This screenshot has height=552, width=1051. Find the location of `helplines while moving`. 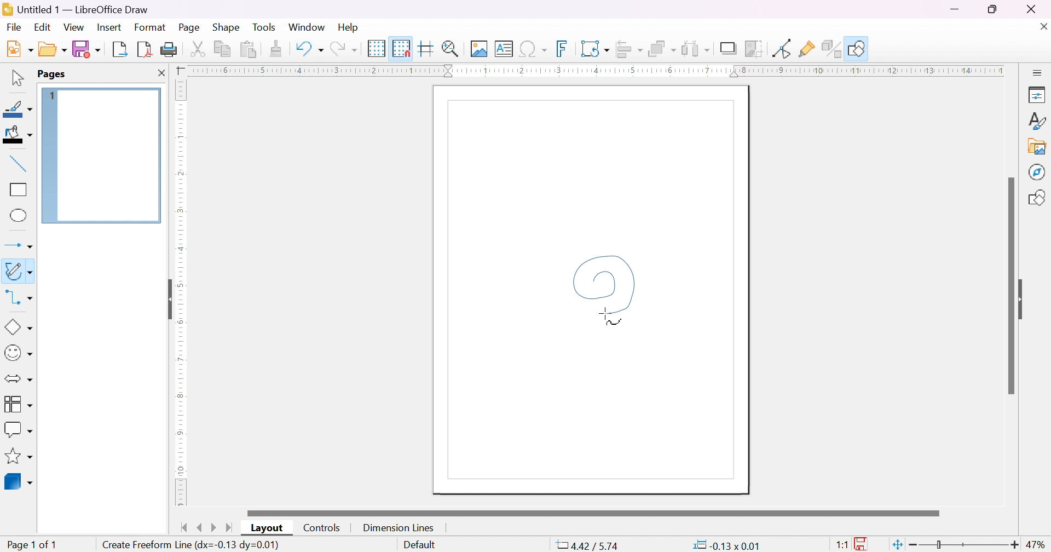

helplines while moving is located at coordinates (424, 48).